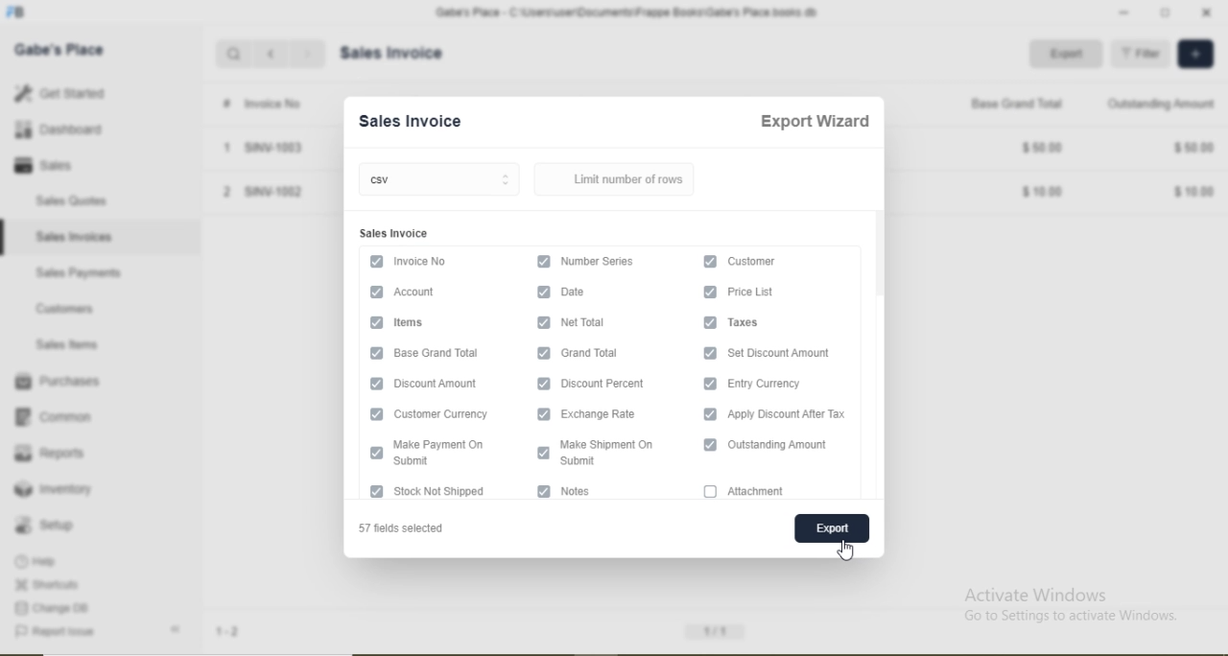  Describe the element at coordinates (542, 412) in the screenshot. I see `checkbox` at that location.